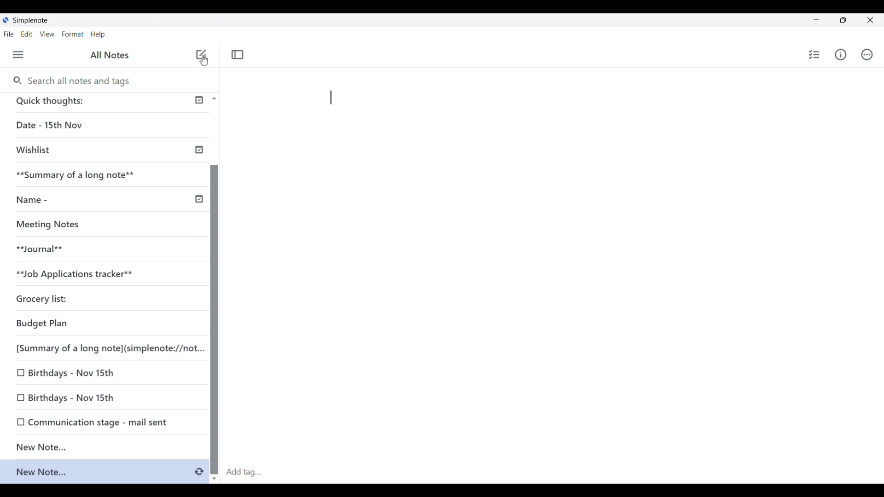  I want to click on **Job Applications tracker**, so click(99, 276).